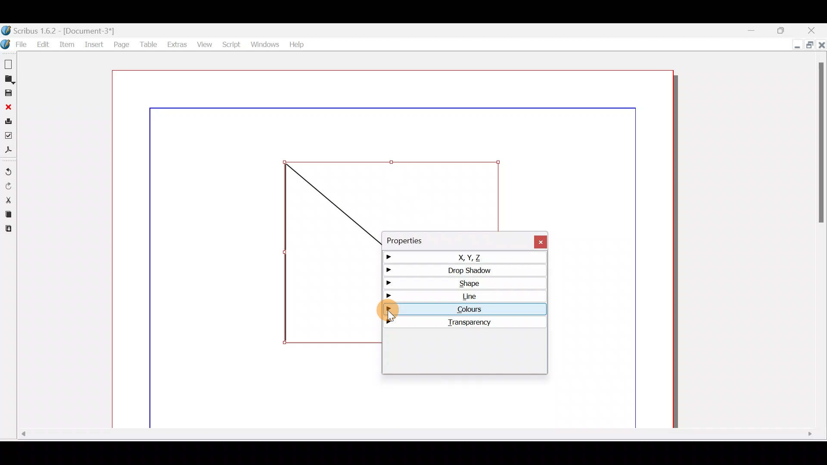  Describe the element at coordinates (785, 30) in the screenshot. I see `Maximise` at that location.